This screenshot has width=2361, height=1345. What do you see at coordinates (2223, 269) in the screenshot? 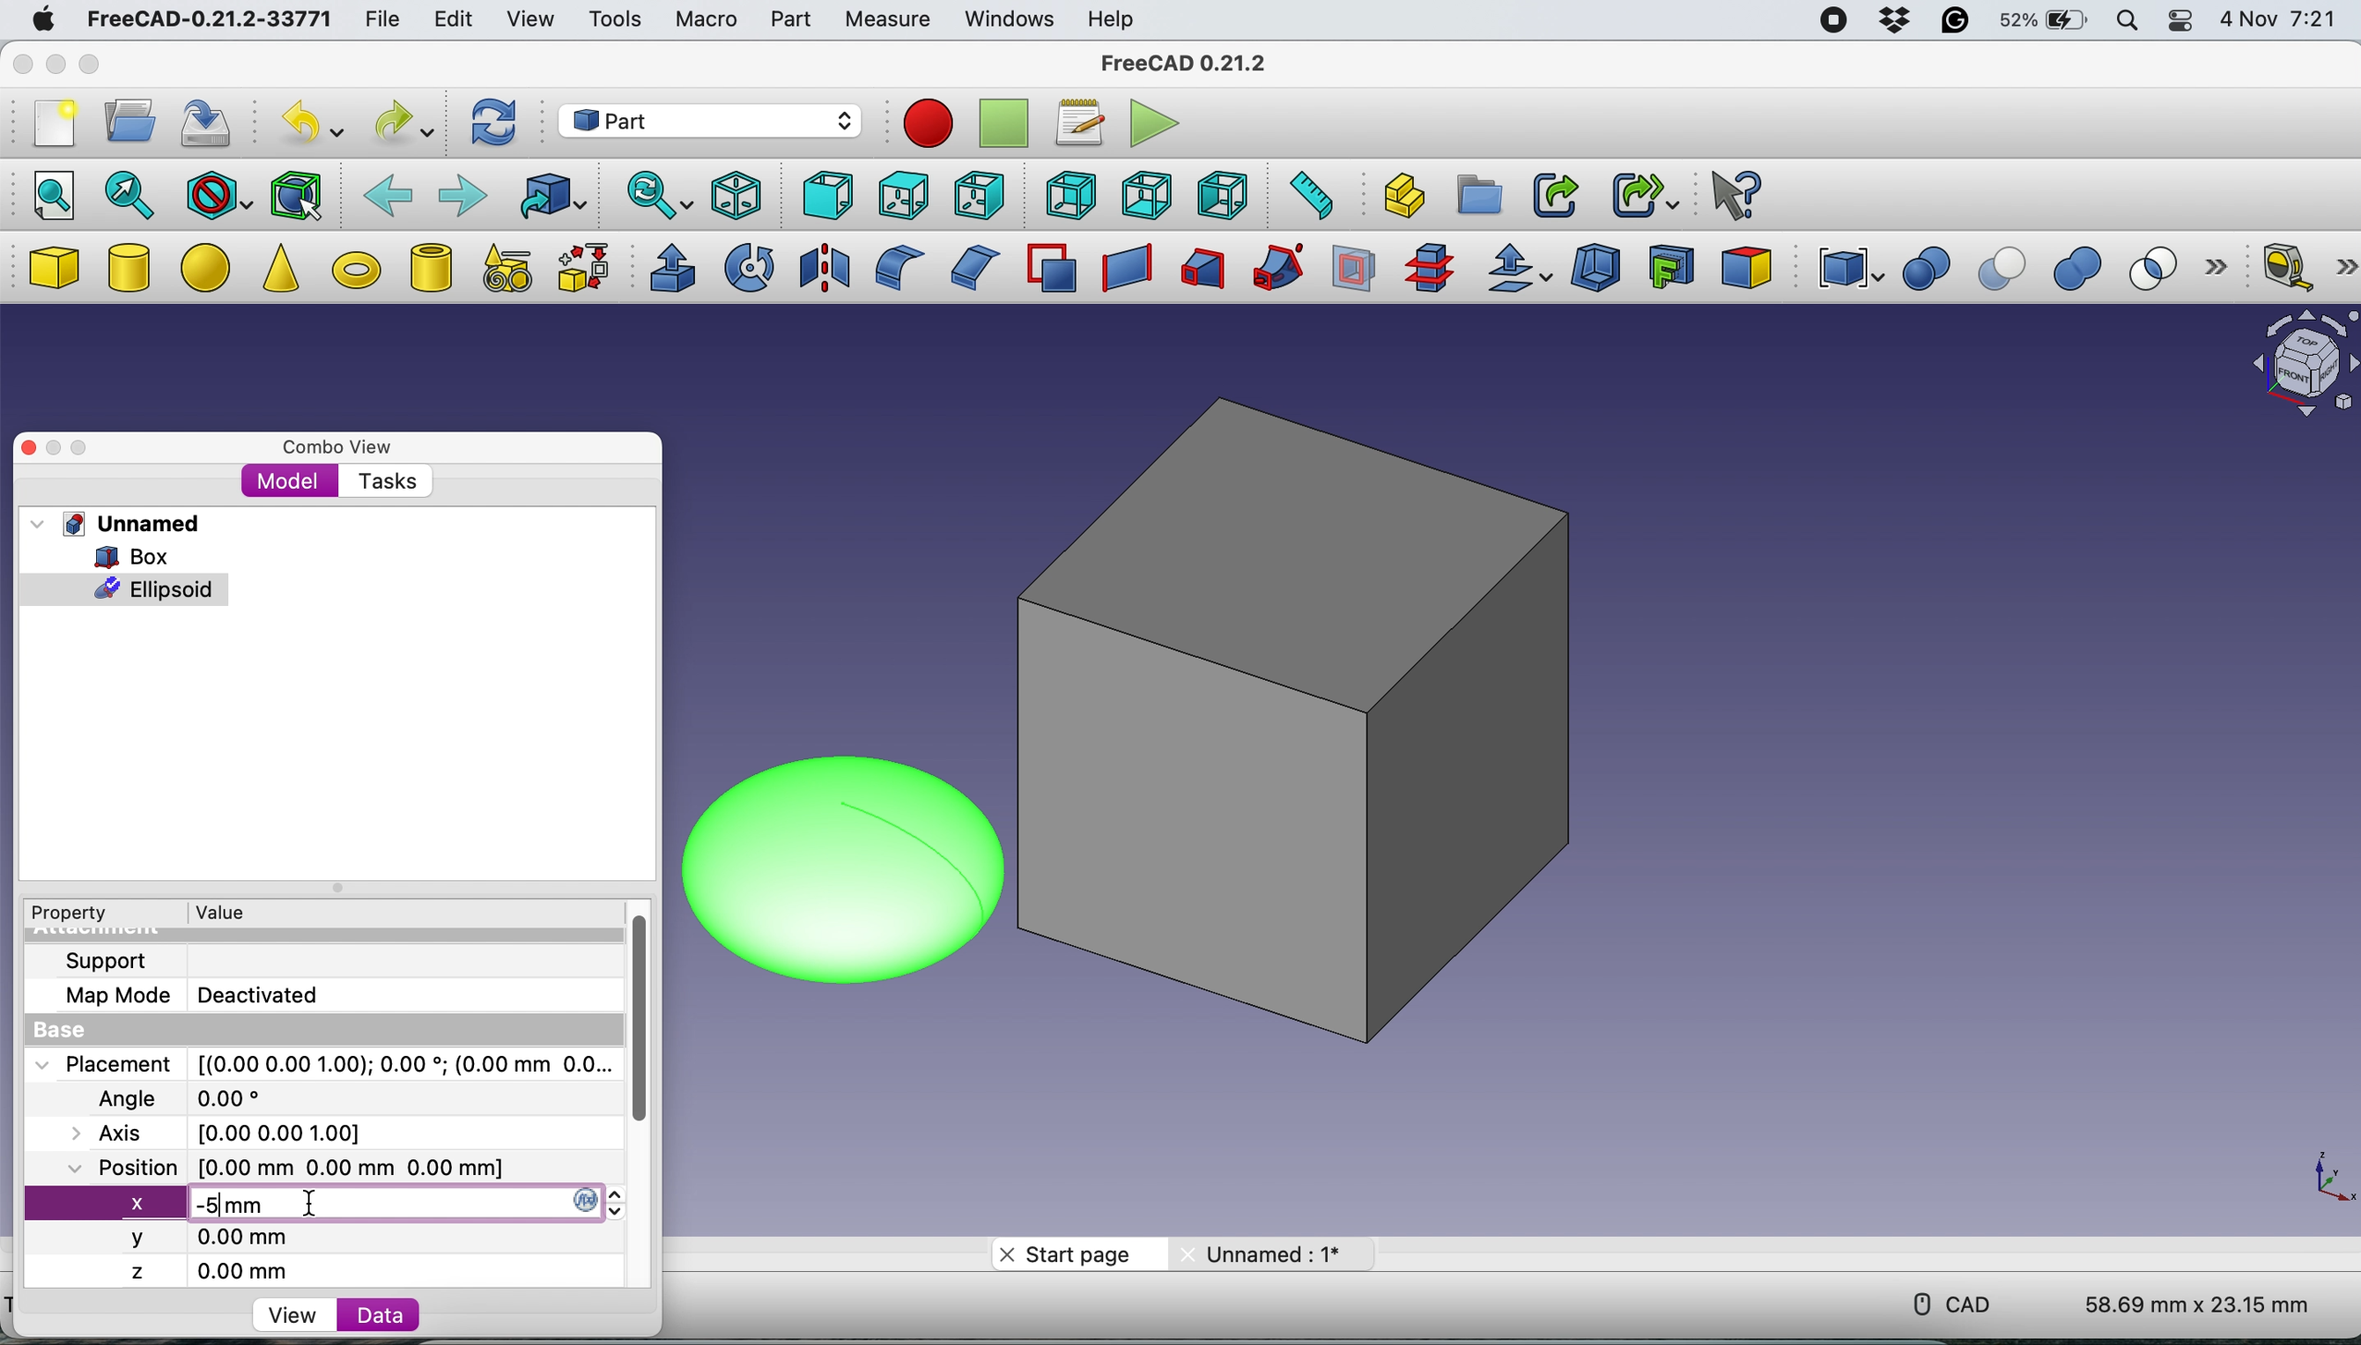
I see `more options` at bounding box center [2223, 269].